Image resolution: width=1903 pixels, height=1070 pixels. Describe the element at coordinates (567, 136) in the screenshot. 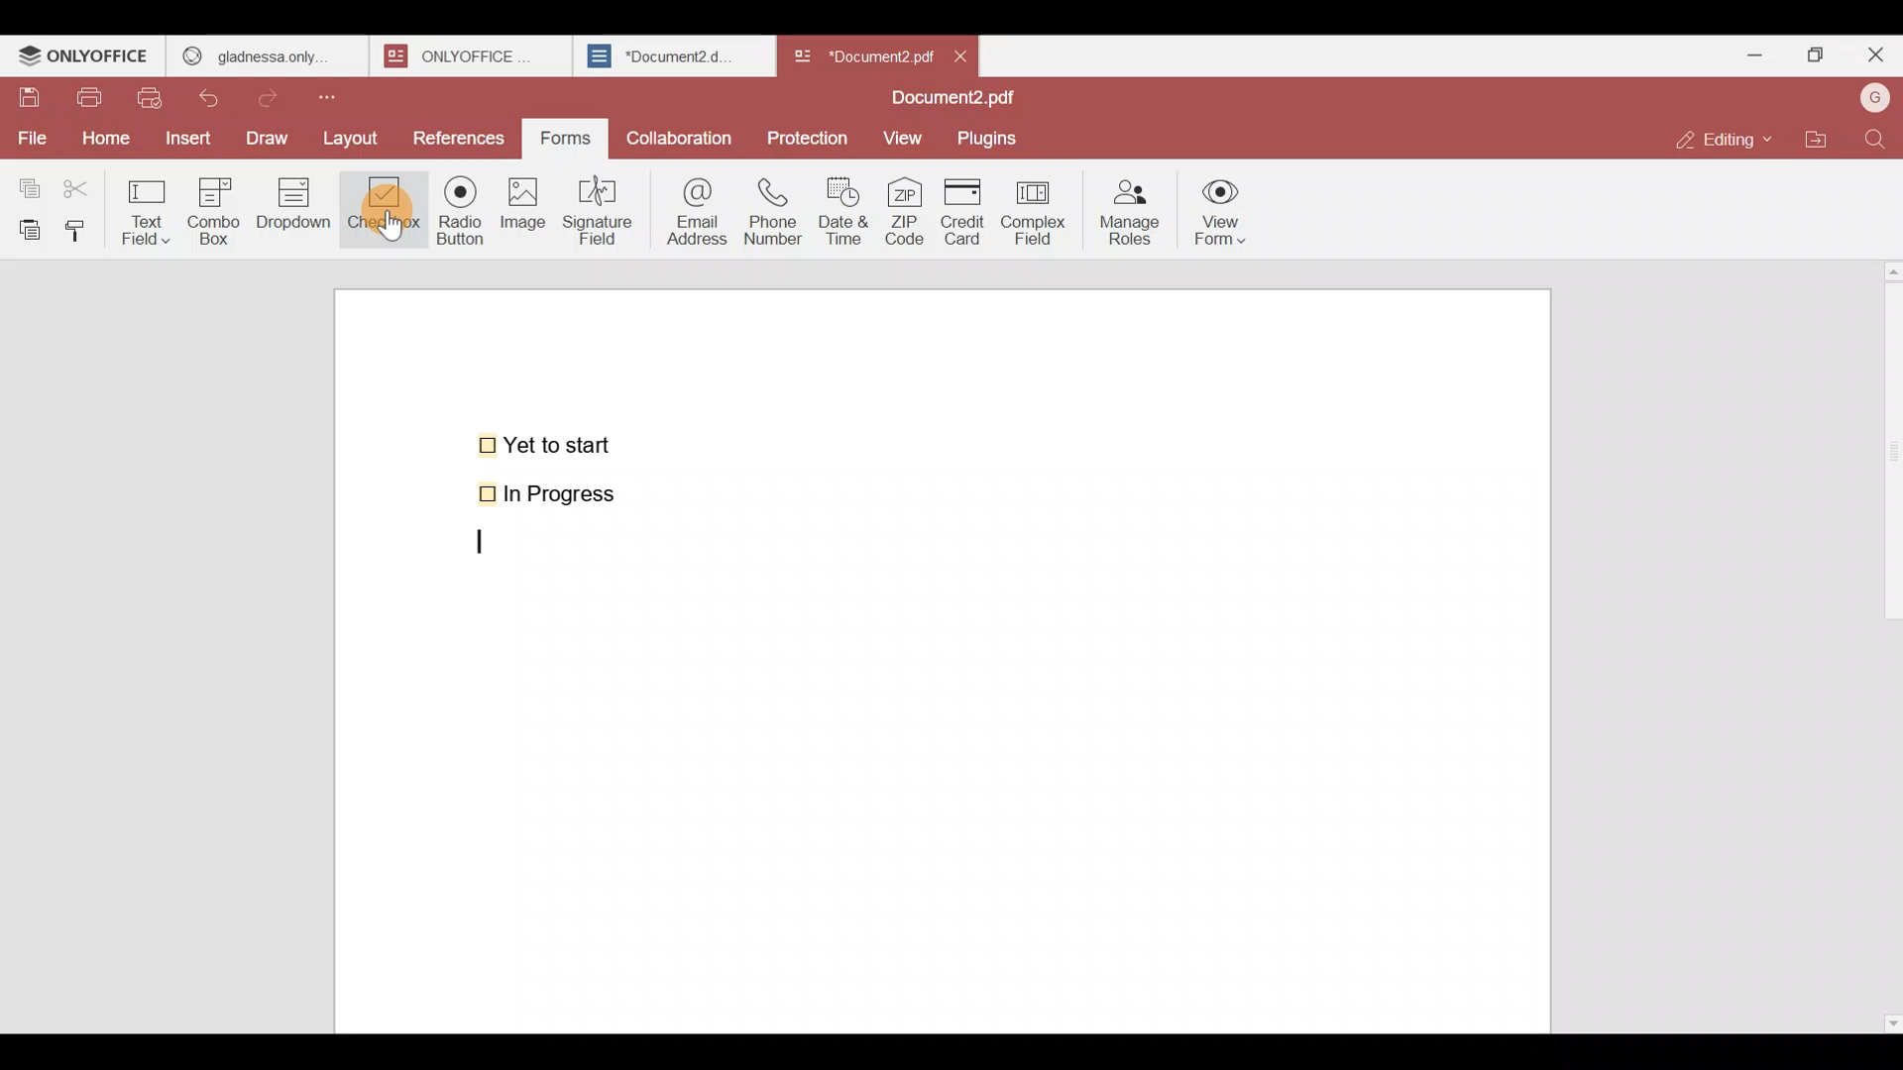

I see `Forms` at that location.